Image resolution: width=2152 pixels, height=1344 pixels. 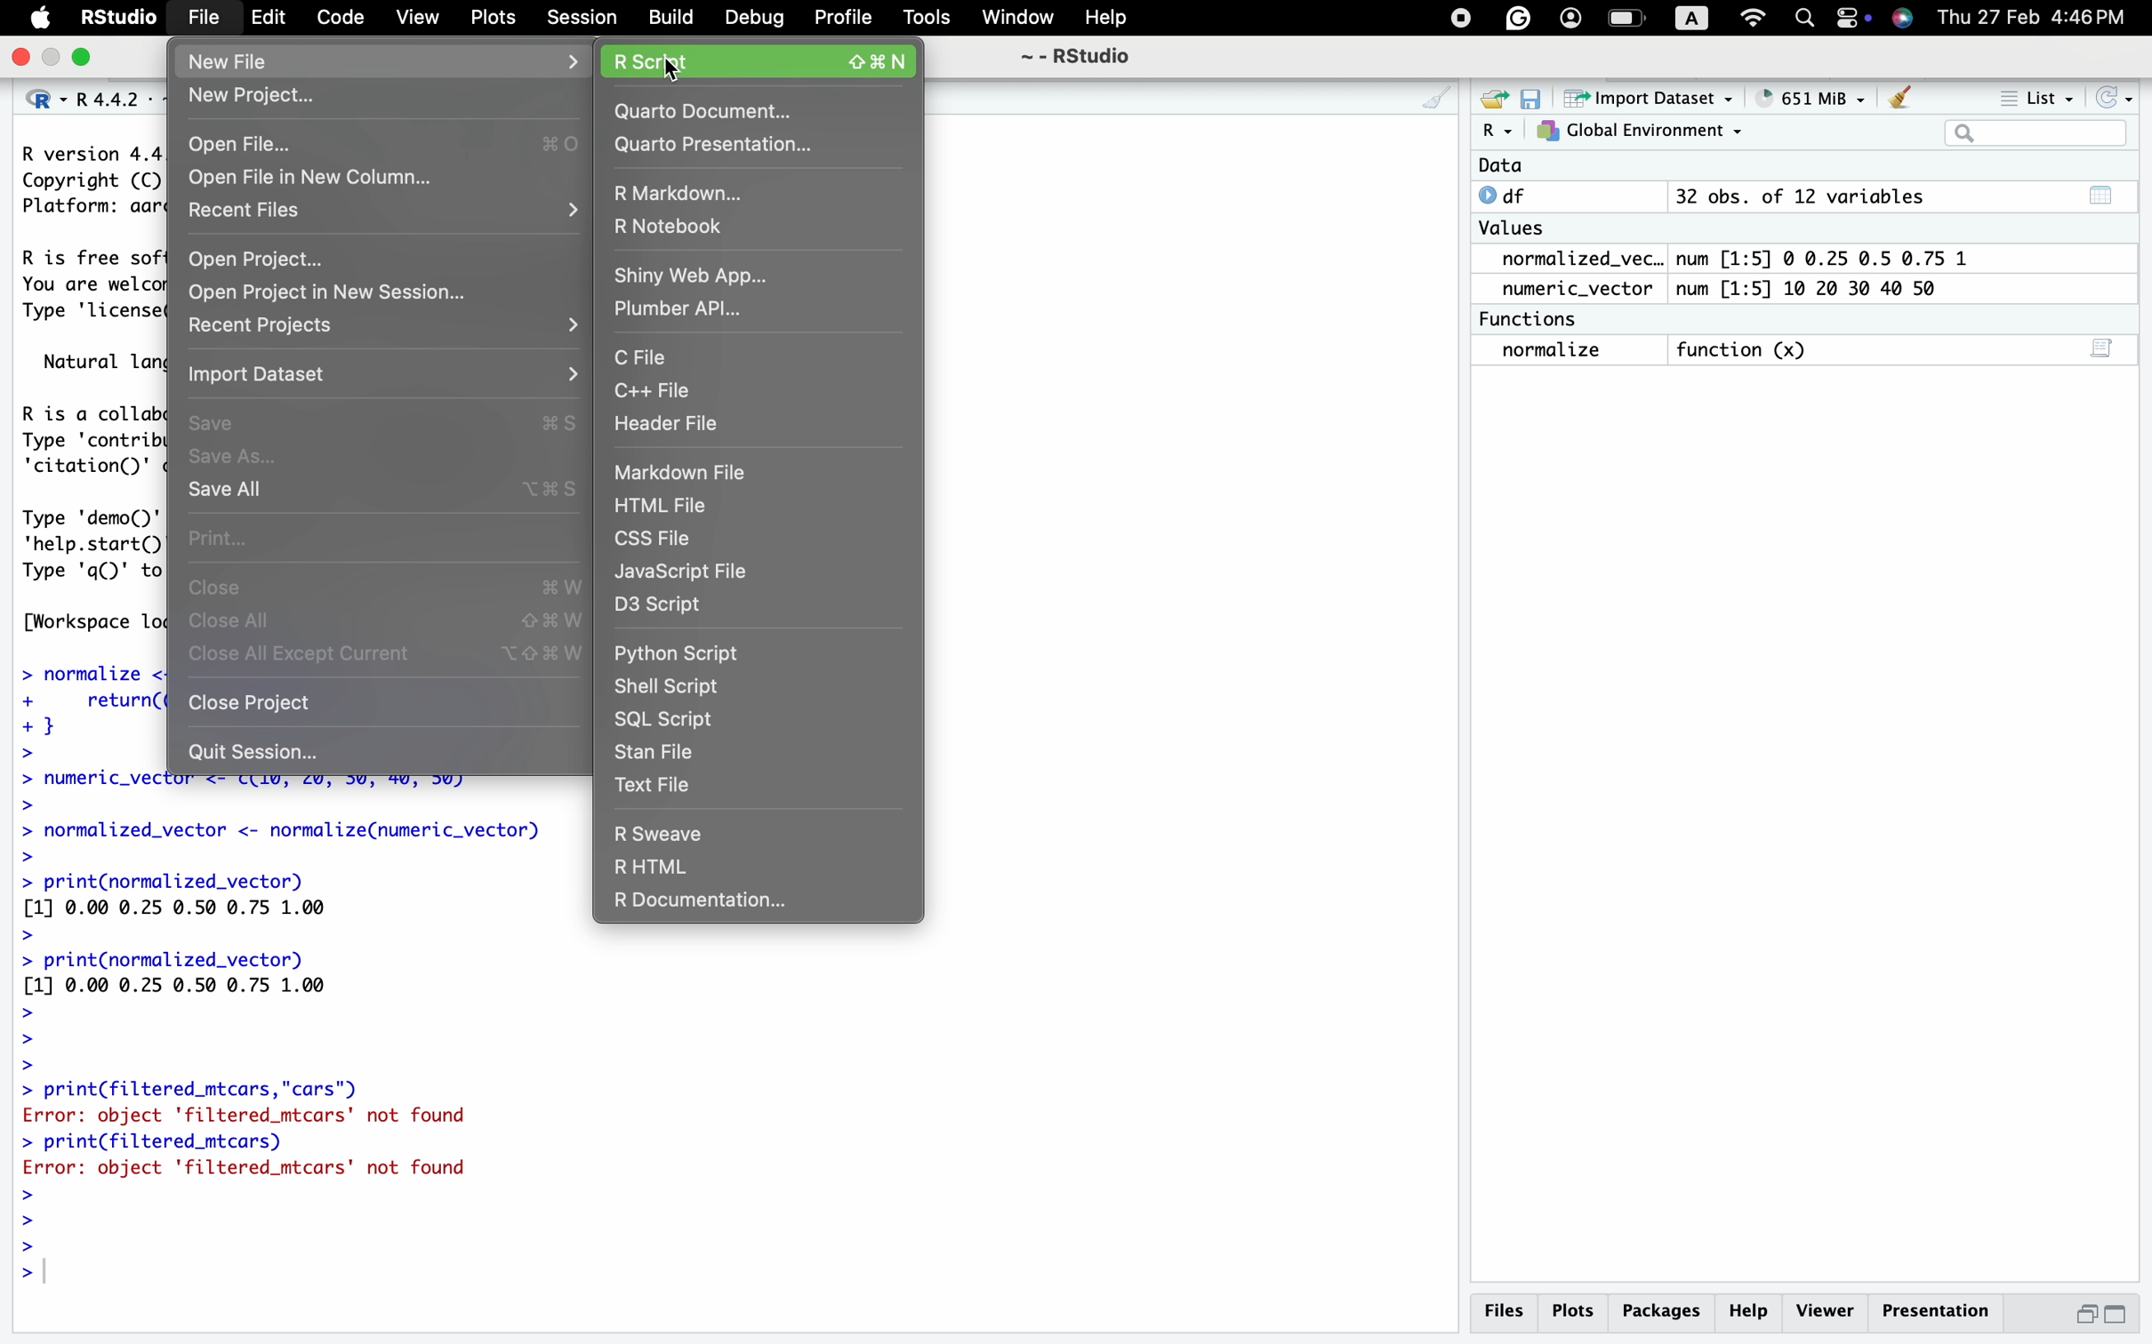 What do you see at coordinates (1806, 354) in the screenshot?
I see `normalize function (x) 3` at bounding box center [1806, 354].